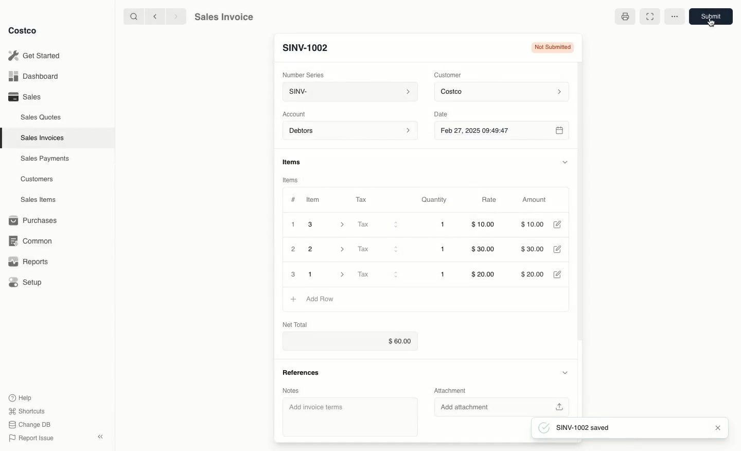 This screenshot has width=741, height=451. I want to click on Costco, so click(503, 92).